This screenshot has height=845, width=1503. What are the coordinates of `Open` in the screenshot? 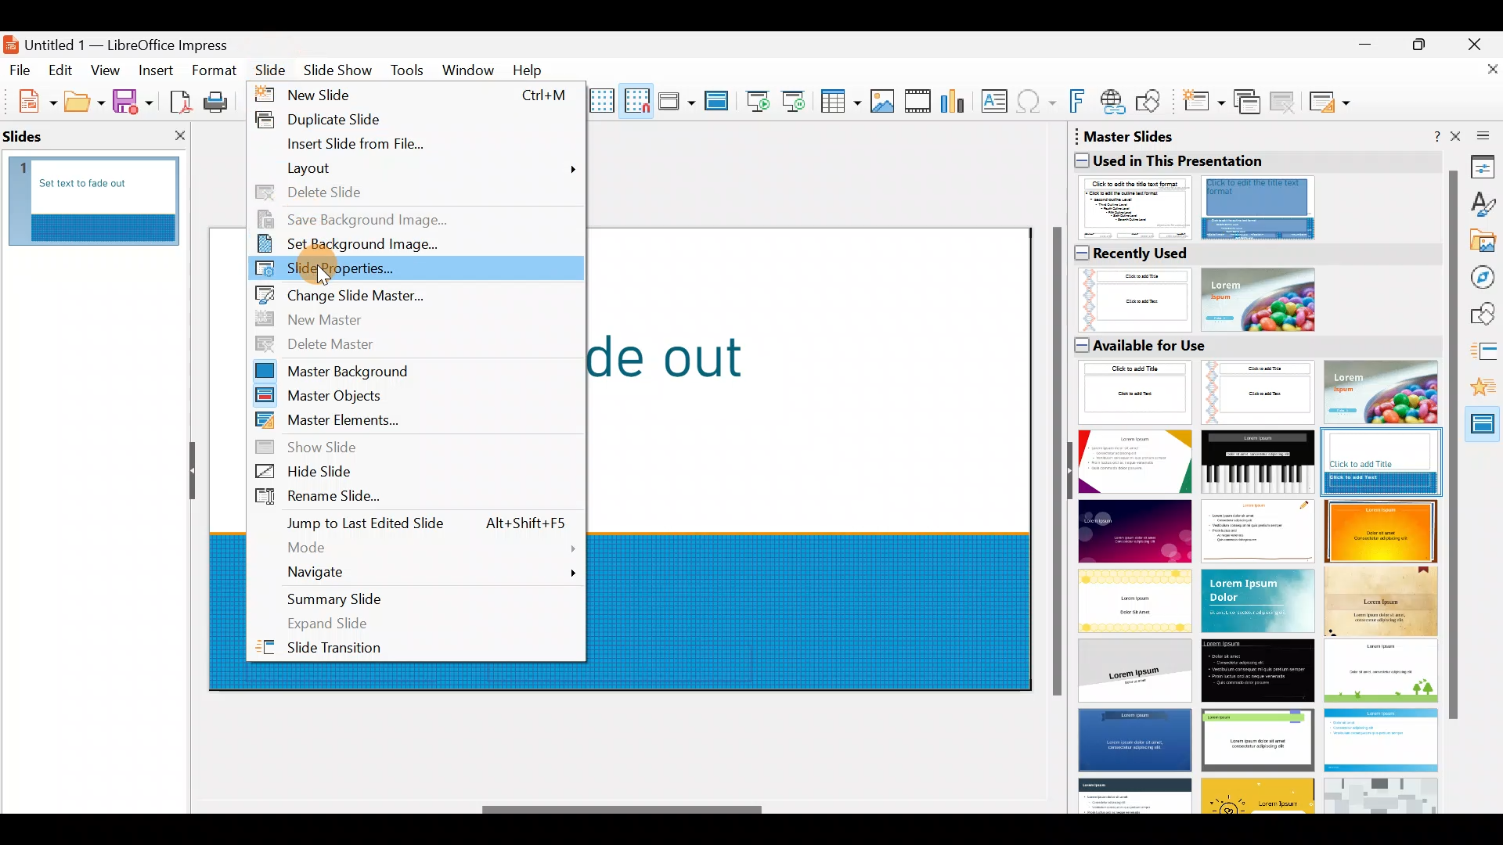 It's located at (85, 102).